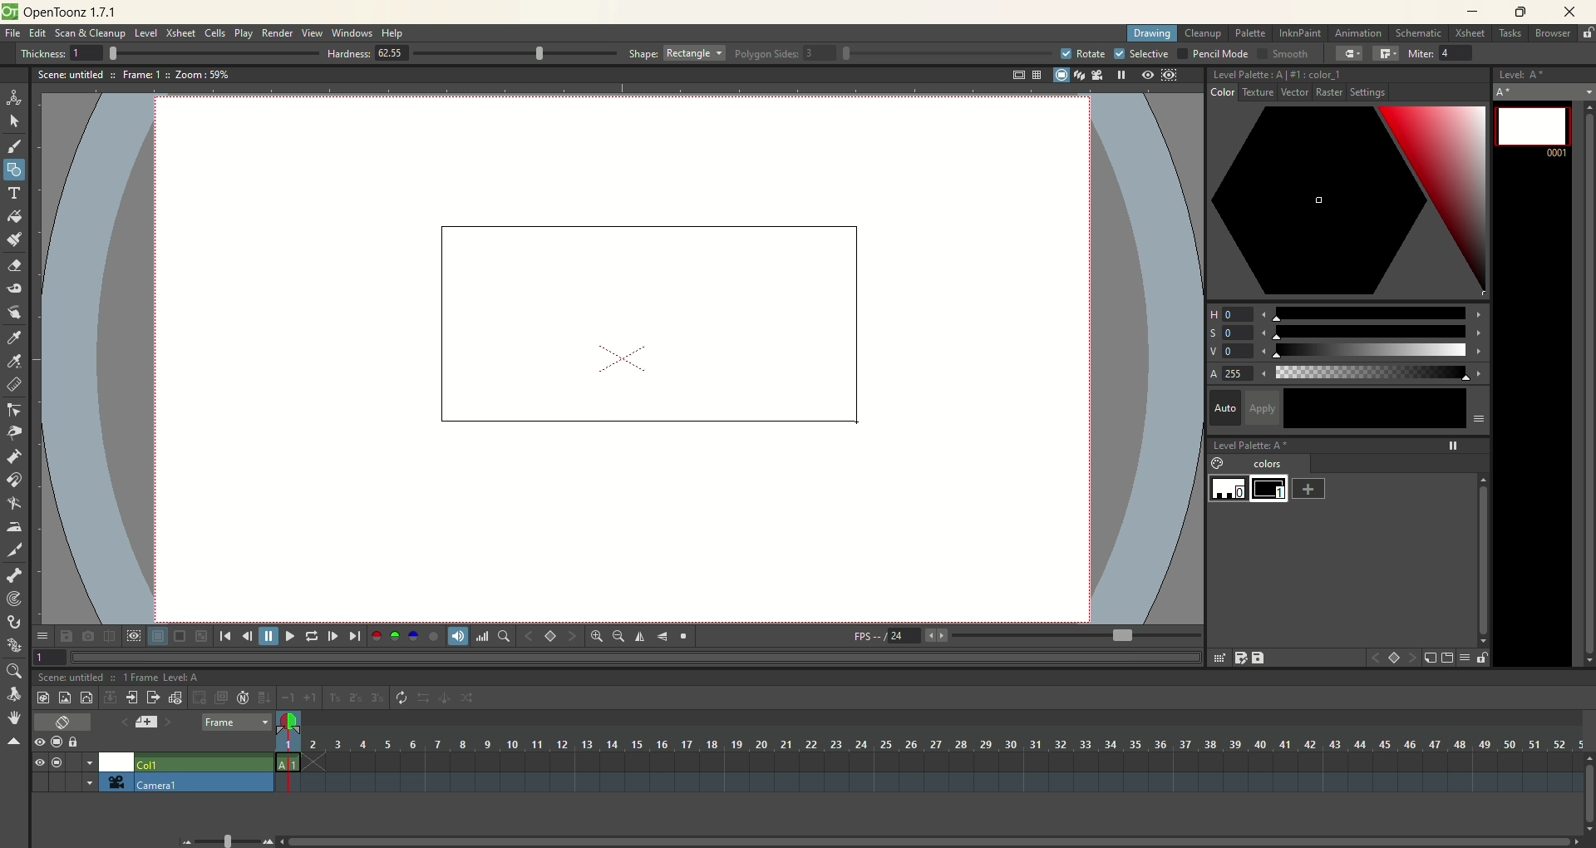 Image resolution: width=1596 pixels, height=848 pixels. I want to click on hardness, so click(472, 55).